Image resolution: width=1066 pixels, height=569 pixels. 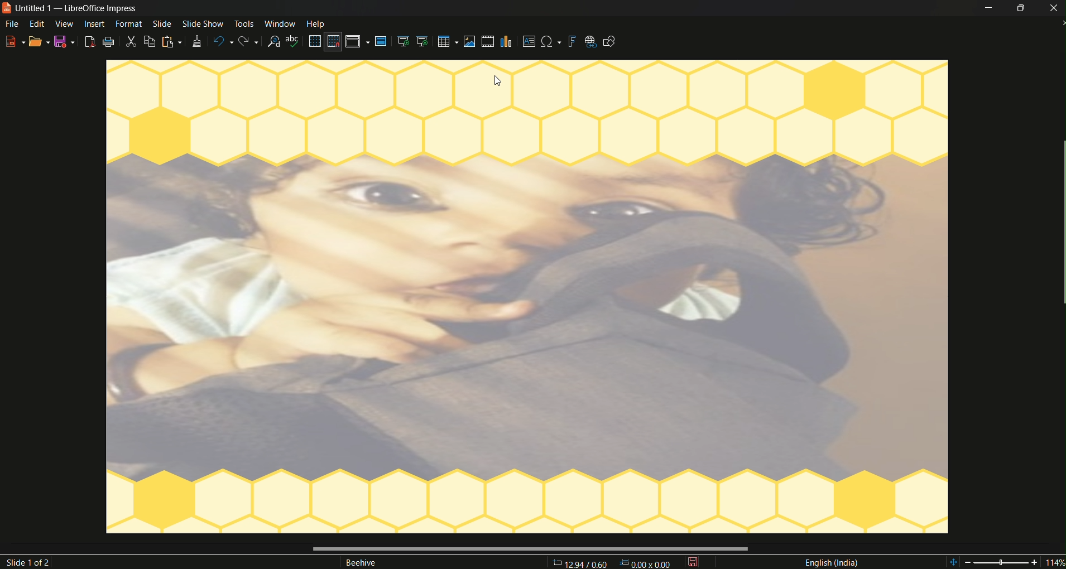 I want to click on insert chart, so click(x=508, y=41).